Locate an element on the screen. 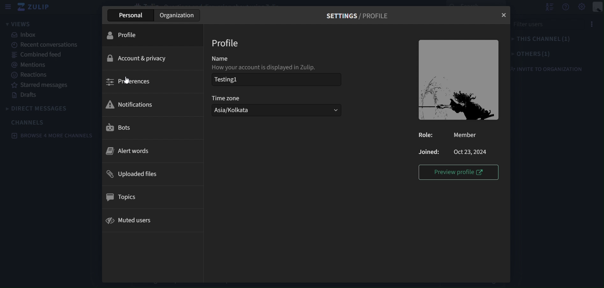 Image resolution: width=604 pixels, height=288 pixels. Role: Member is located at coordinates (454, 136).